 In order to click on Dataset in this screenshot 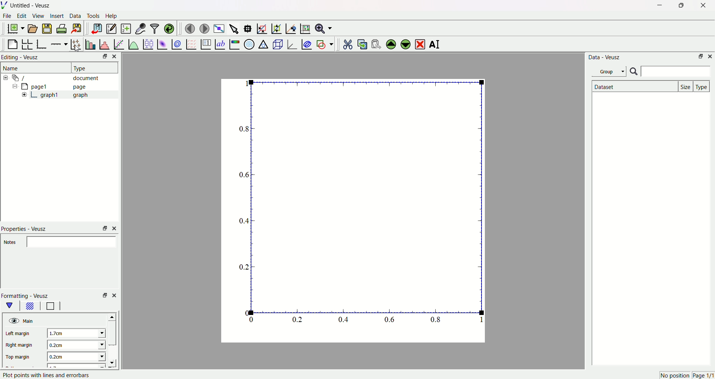, I will do `click(633, 86)`.